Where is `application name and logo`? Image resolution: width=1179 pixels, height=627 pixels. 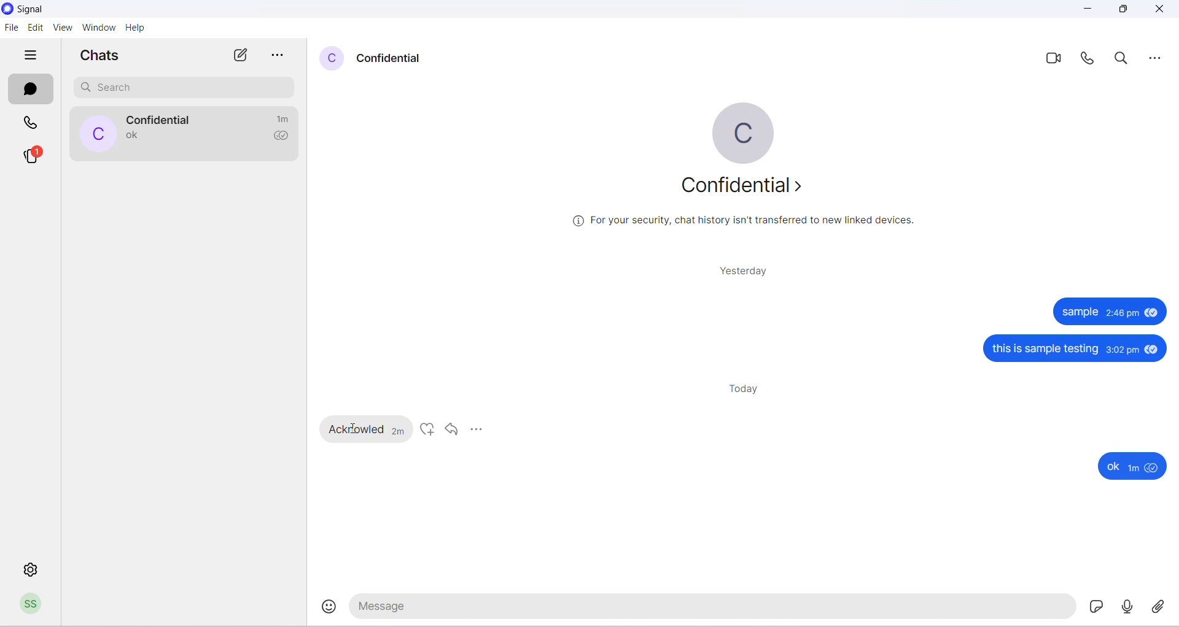
application name and logo is located at coordinates (76, 9).